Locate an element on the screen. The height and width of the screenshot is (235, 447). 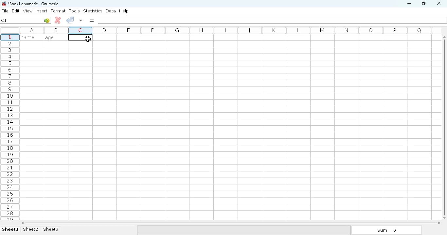
C1 is located at coordinates (4, 20).